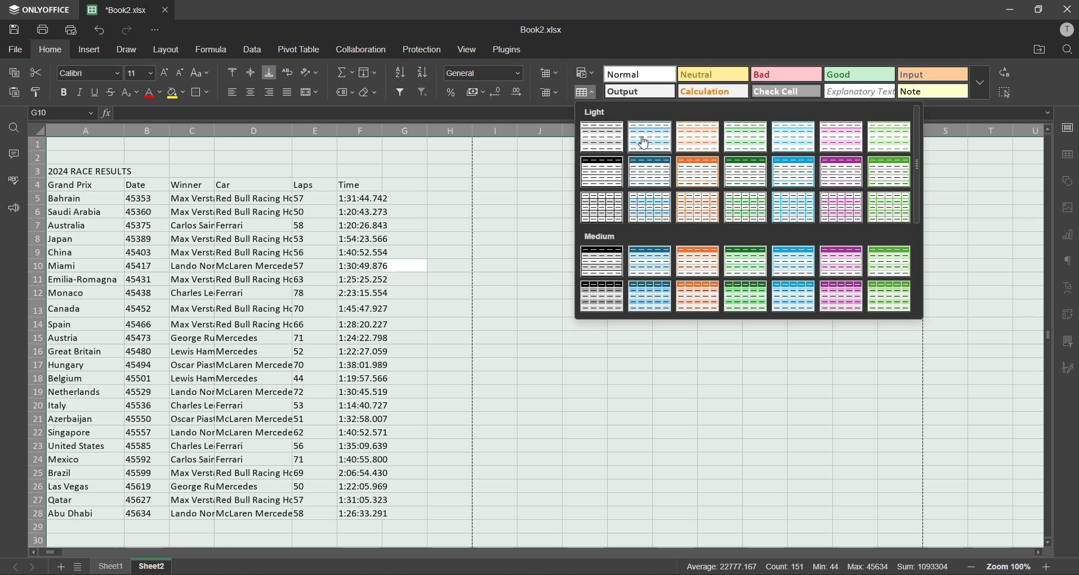 This screenshot has height=575, width=1079. Describe the element at coordinates (193, 356) in the screenshot. I see `winner` at that location.